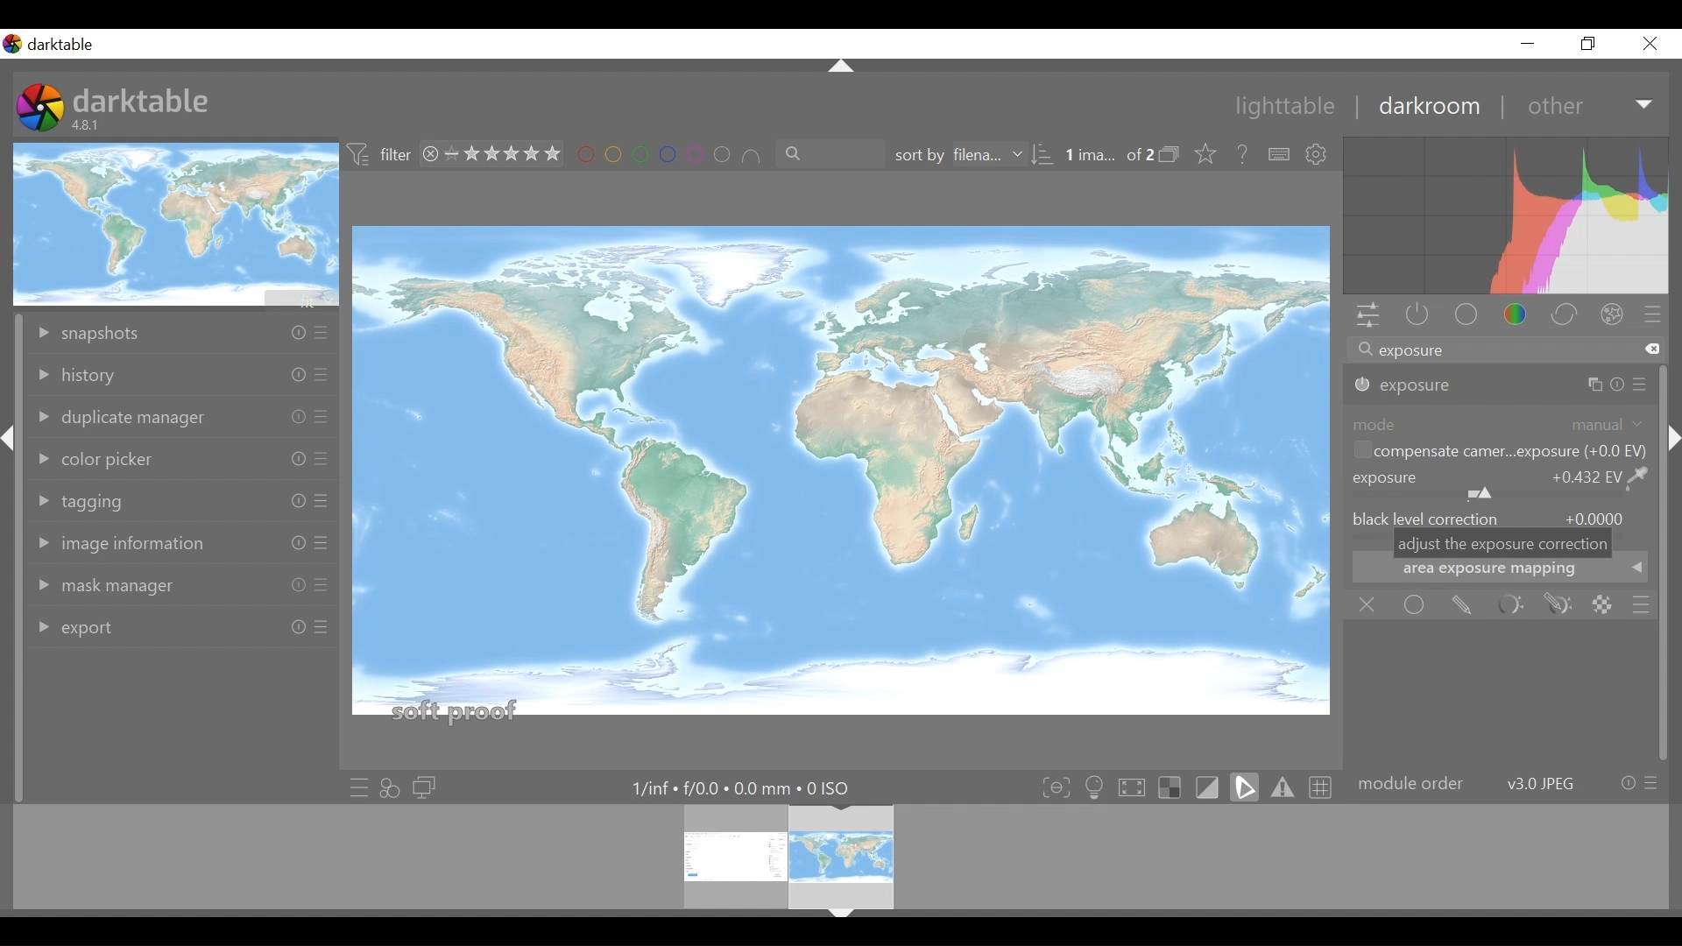 Image resolution: width=1682 pixels, height=946 pixels. Describe the element at coordinates (1283, 787) in the screenshot. I see `toggle gamut checking` at that location.